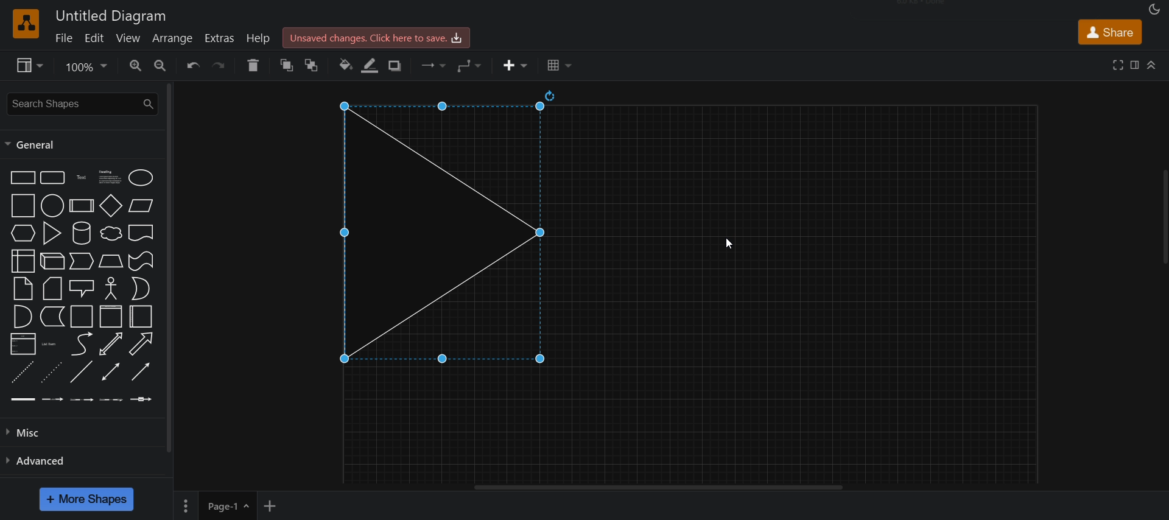 This screenshot has width=1169, height=520. Describe the element at coordinates (82, 206) in the screenshot. I see `process` at that location.